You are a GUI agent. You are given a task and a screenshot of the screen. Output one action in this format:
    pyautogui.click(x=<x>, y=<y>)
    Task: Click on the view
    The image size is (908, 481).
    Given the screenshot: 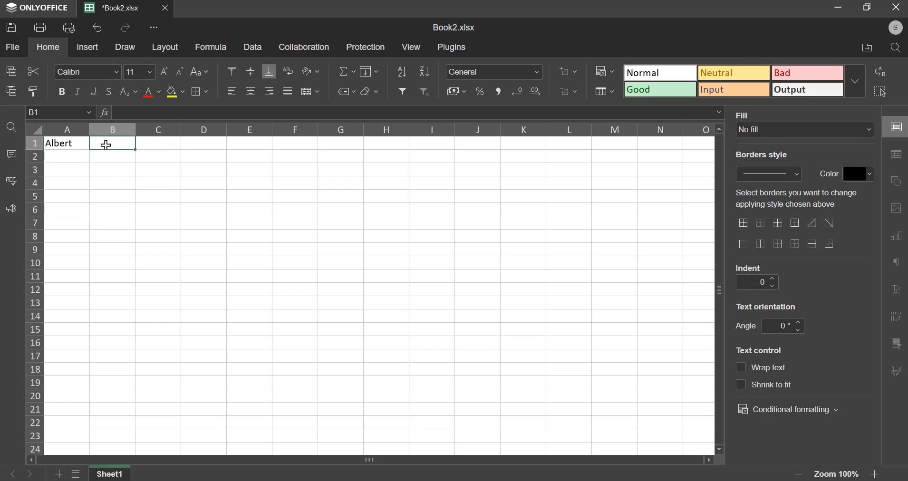 What is the action you would take?
    pyautogui.click(x=412, y=47)
    